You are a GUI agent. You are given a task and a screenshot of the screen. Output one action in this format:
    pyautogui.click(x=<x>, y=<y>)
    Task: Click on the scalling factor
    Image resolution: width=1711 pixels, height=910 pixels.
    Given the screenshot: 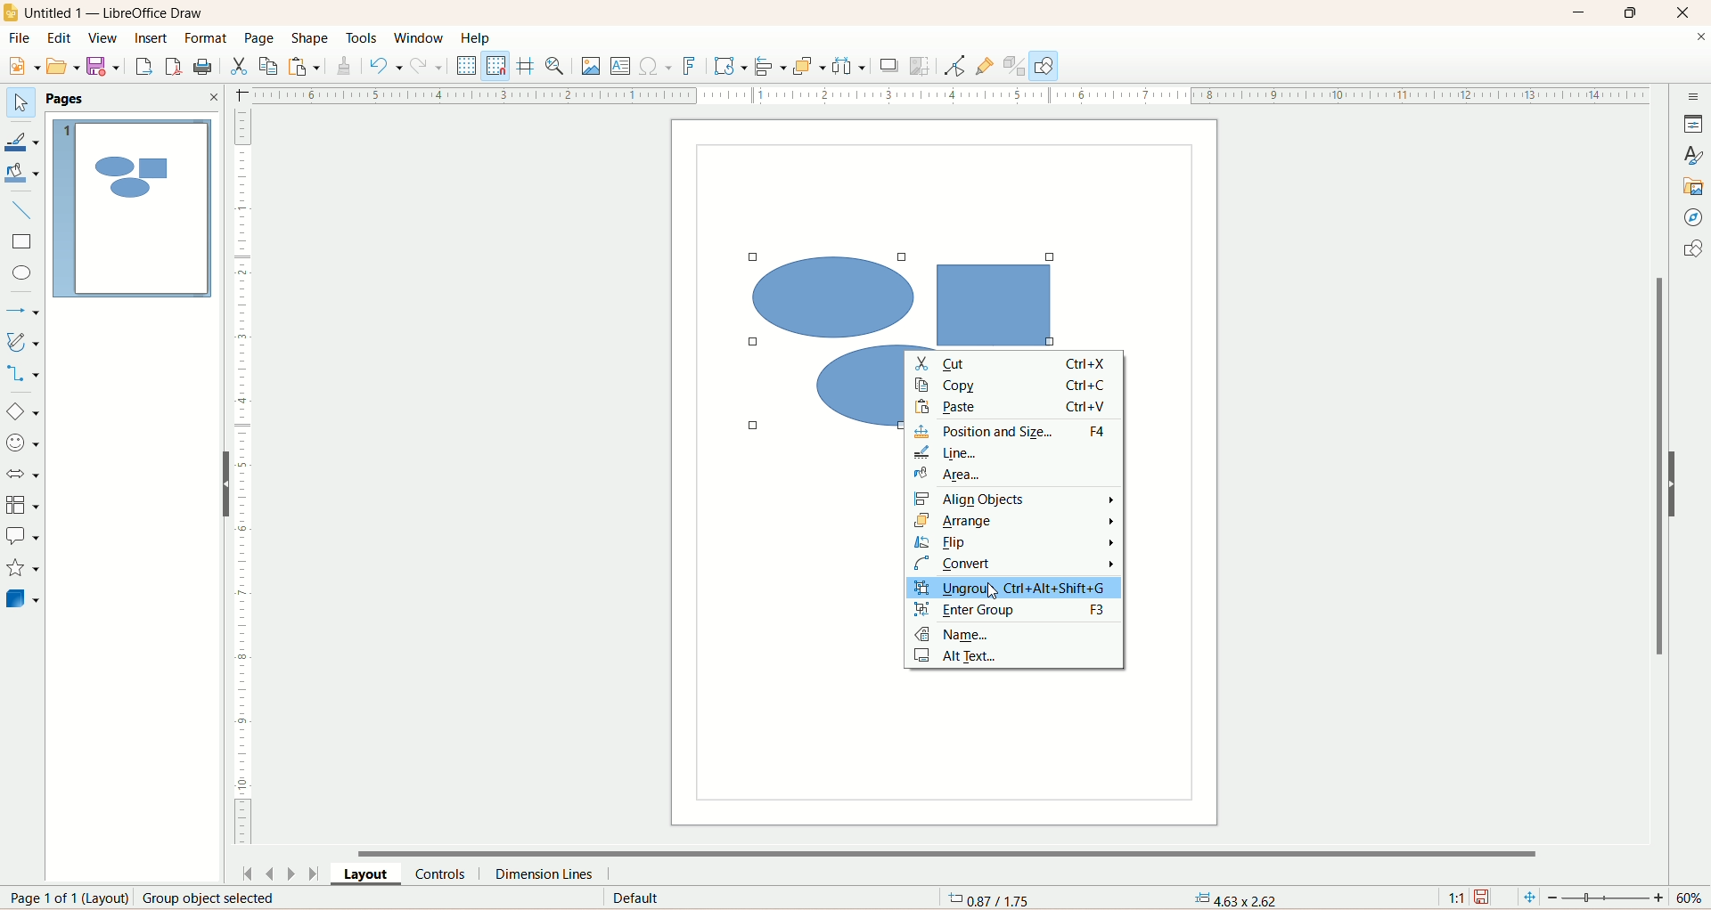 What is the action you would take?
    pyautogui.click(x=1457, y=896)
    